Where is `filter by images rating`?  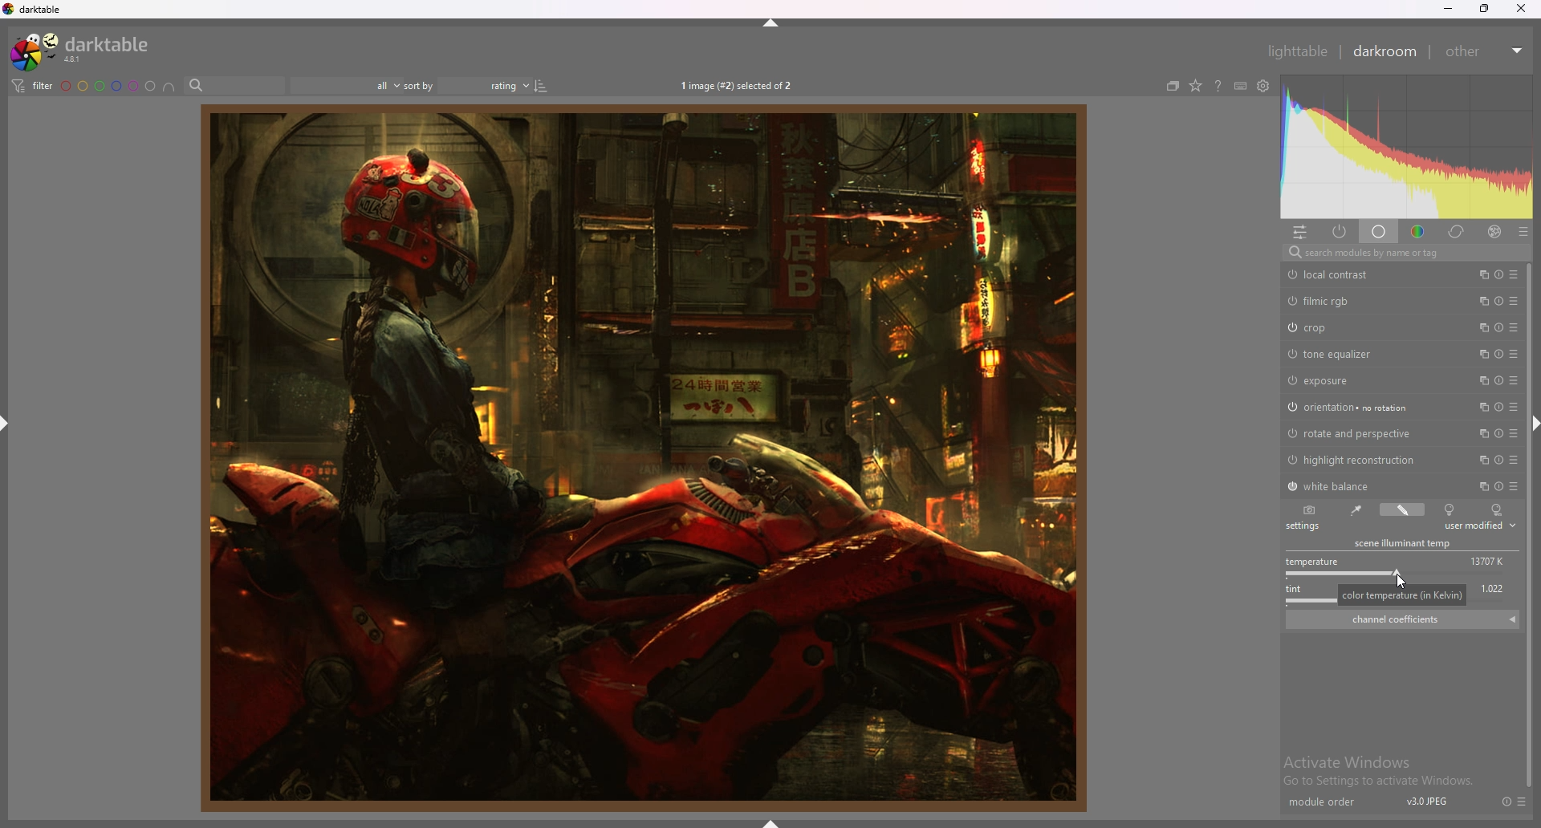
filter by images rating is located at coordinates (346, 85).